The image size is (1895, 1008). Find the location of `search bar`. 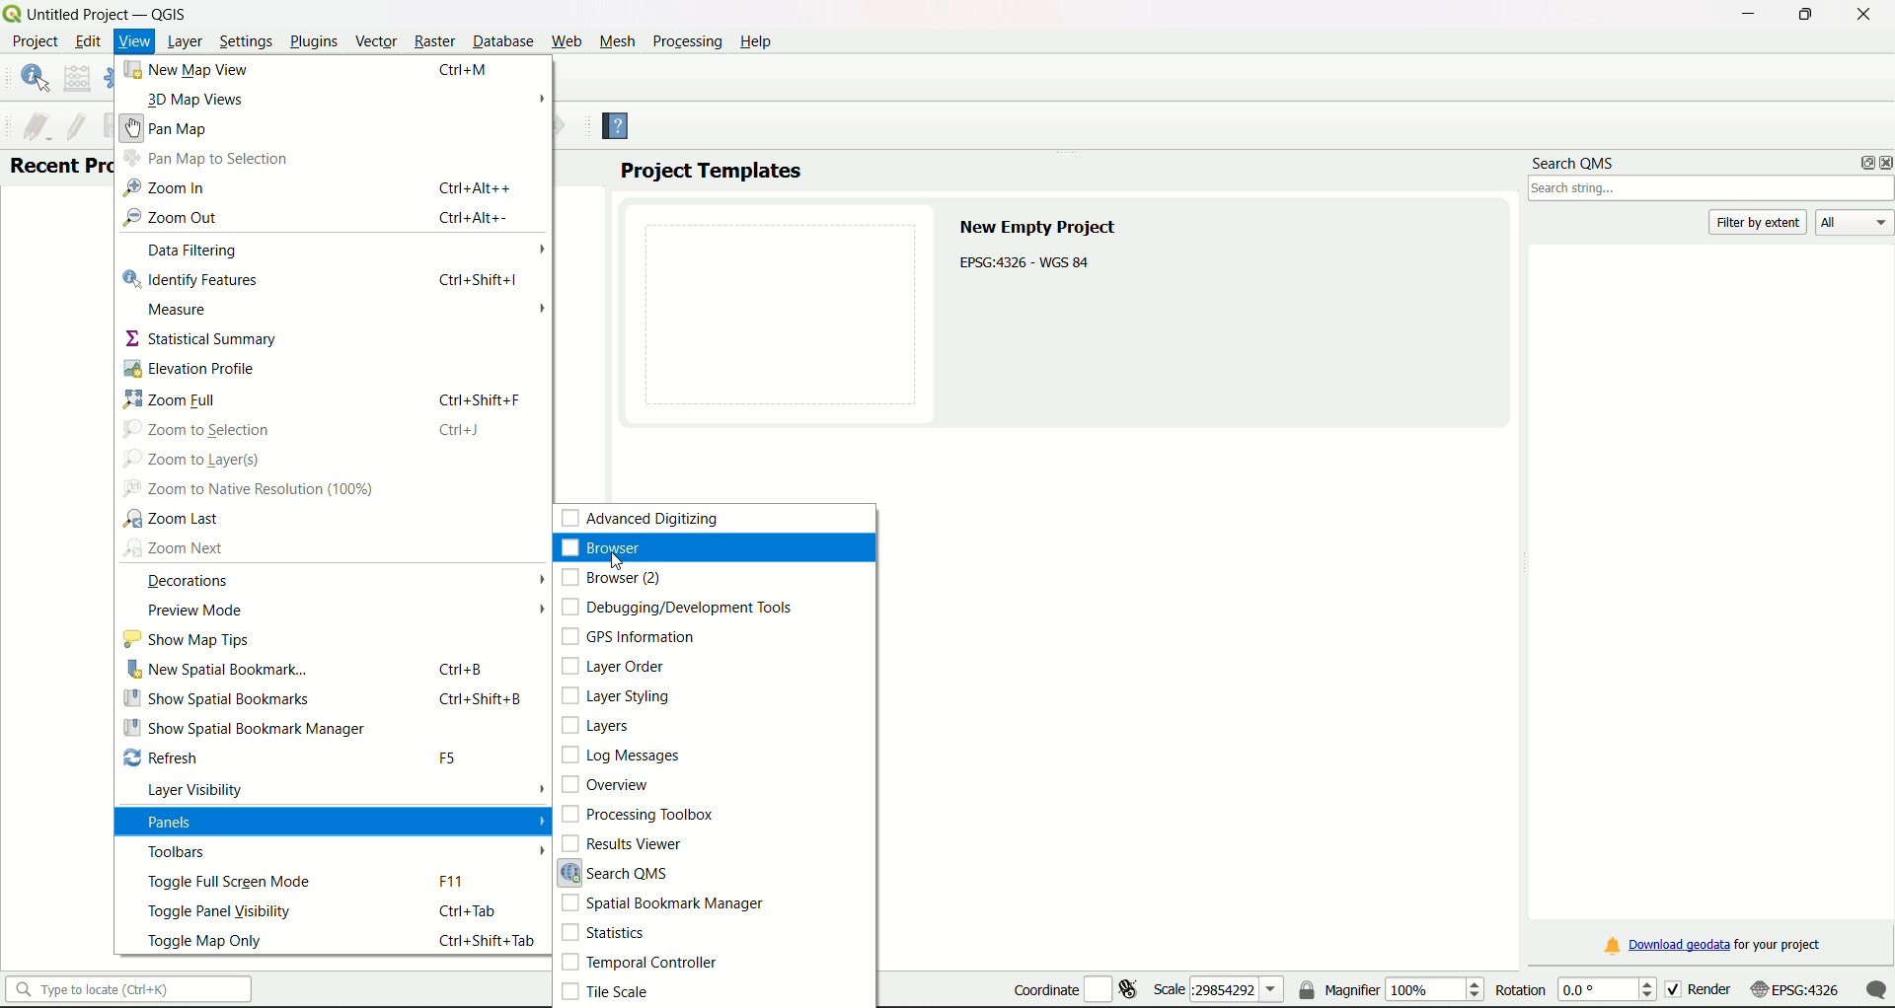

search bar is located at coordinates (129, 989).